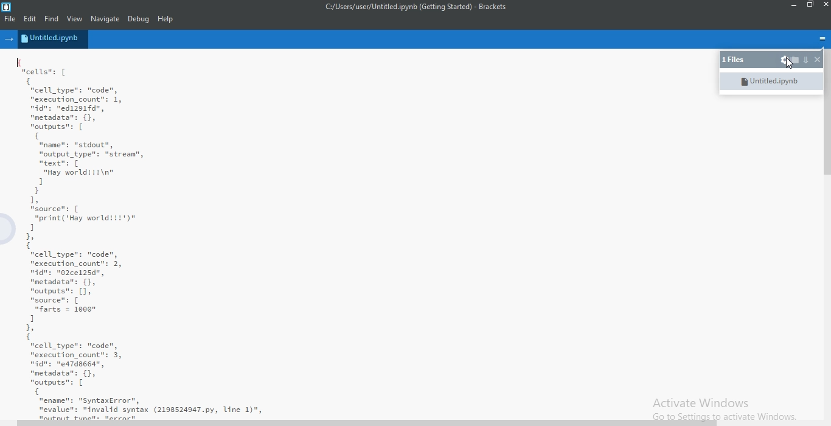 The width and height of the screenshot is (831, 426). Describe the element at coordinates (816, 60) in the screenshot. I see `close` at that location.